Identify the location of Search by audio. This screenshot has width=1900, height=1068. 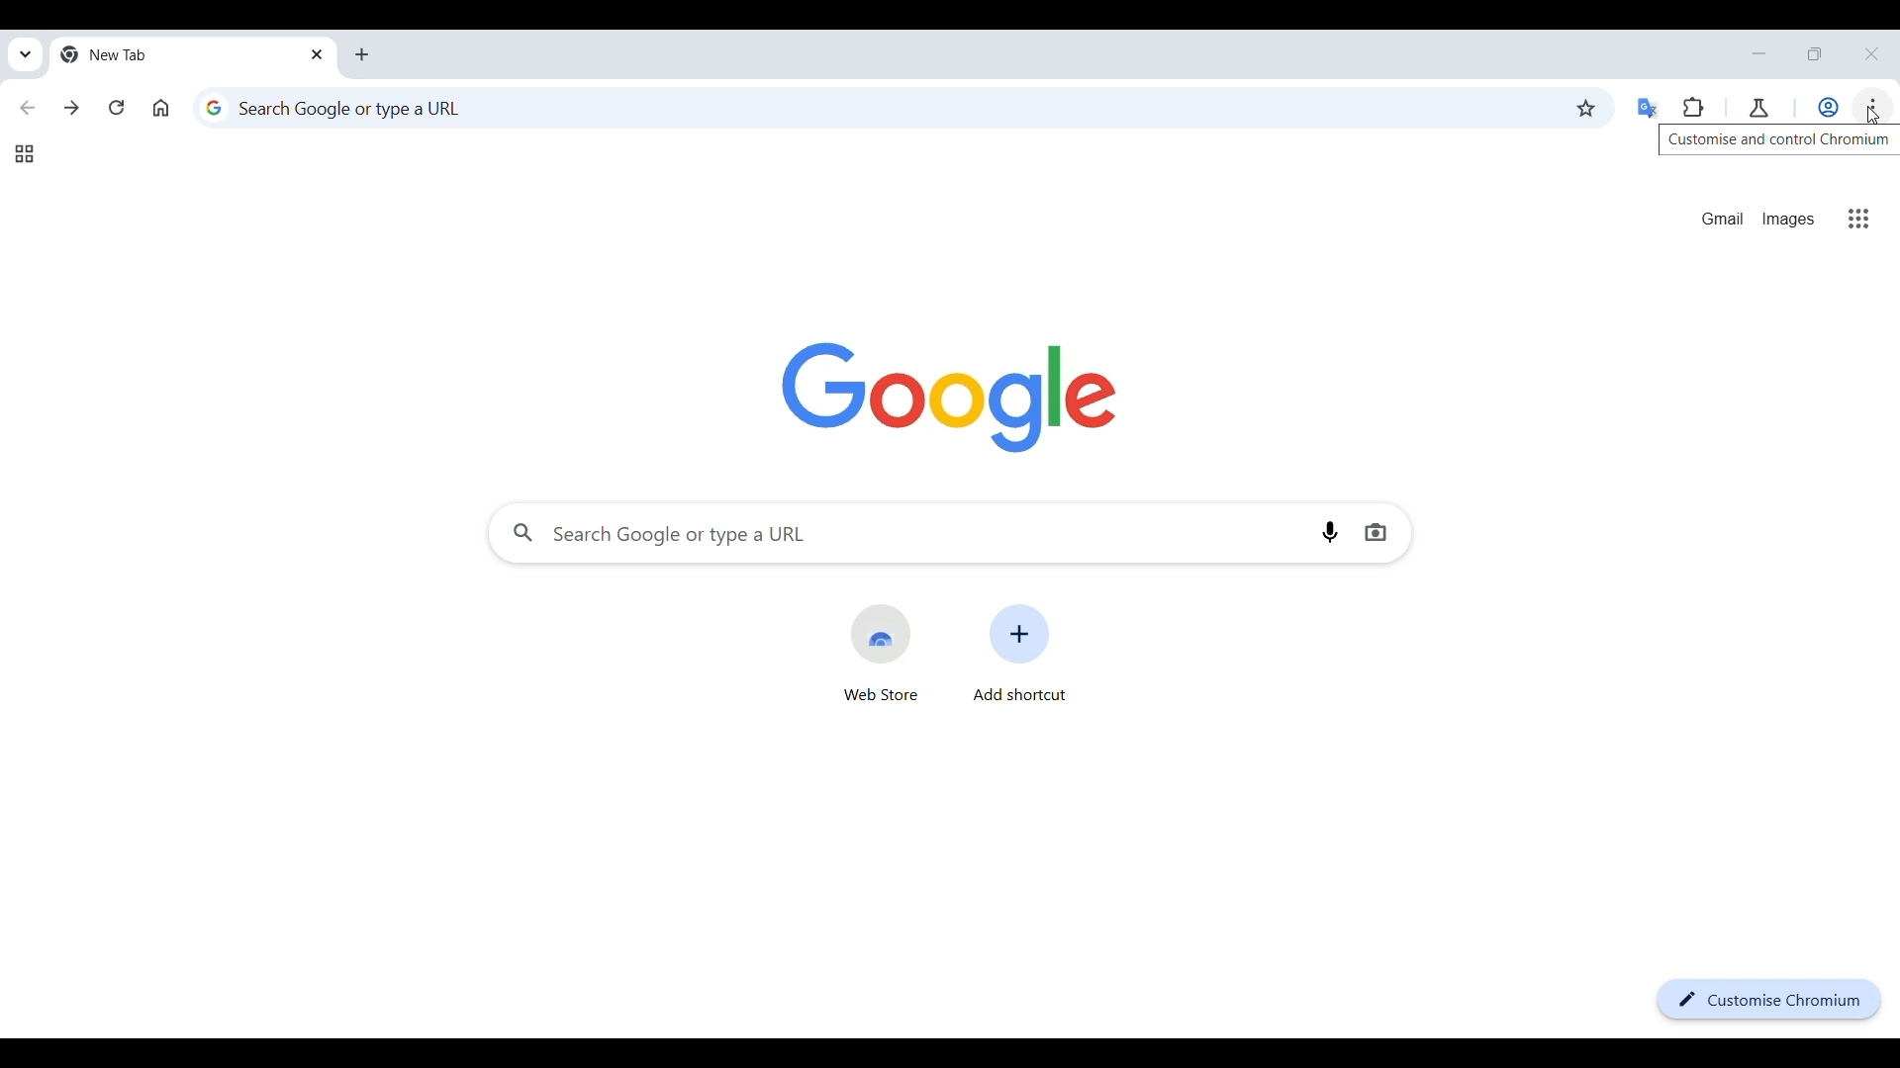
(1331, 533).